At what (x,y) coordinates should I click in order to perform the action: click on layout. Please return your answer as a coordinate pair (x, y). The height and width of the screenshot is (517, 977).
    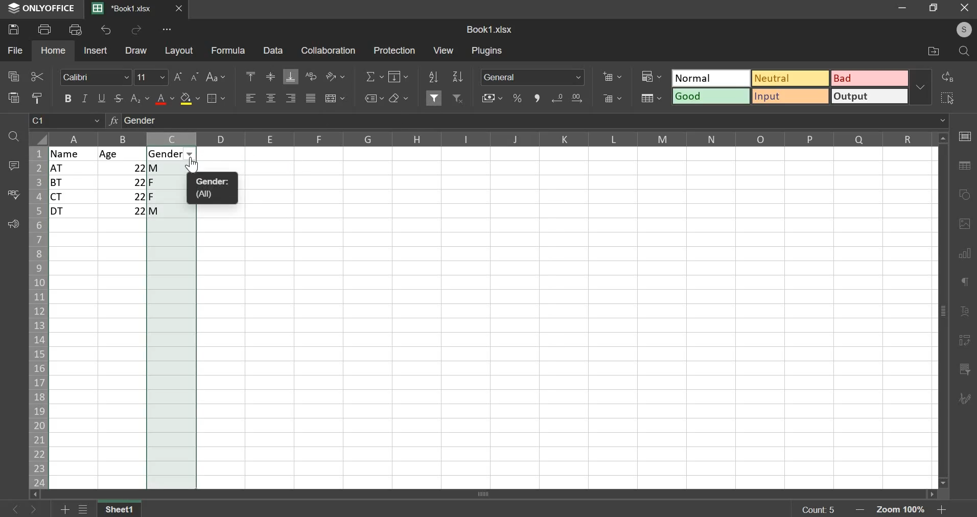
    Looking at the image, I should click on (178, 50).